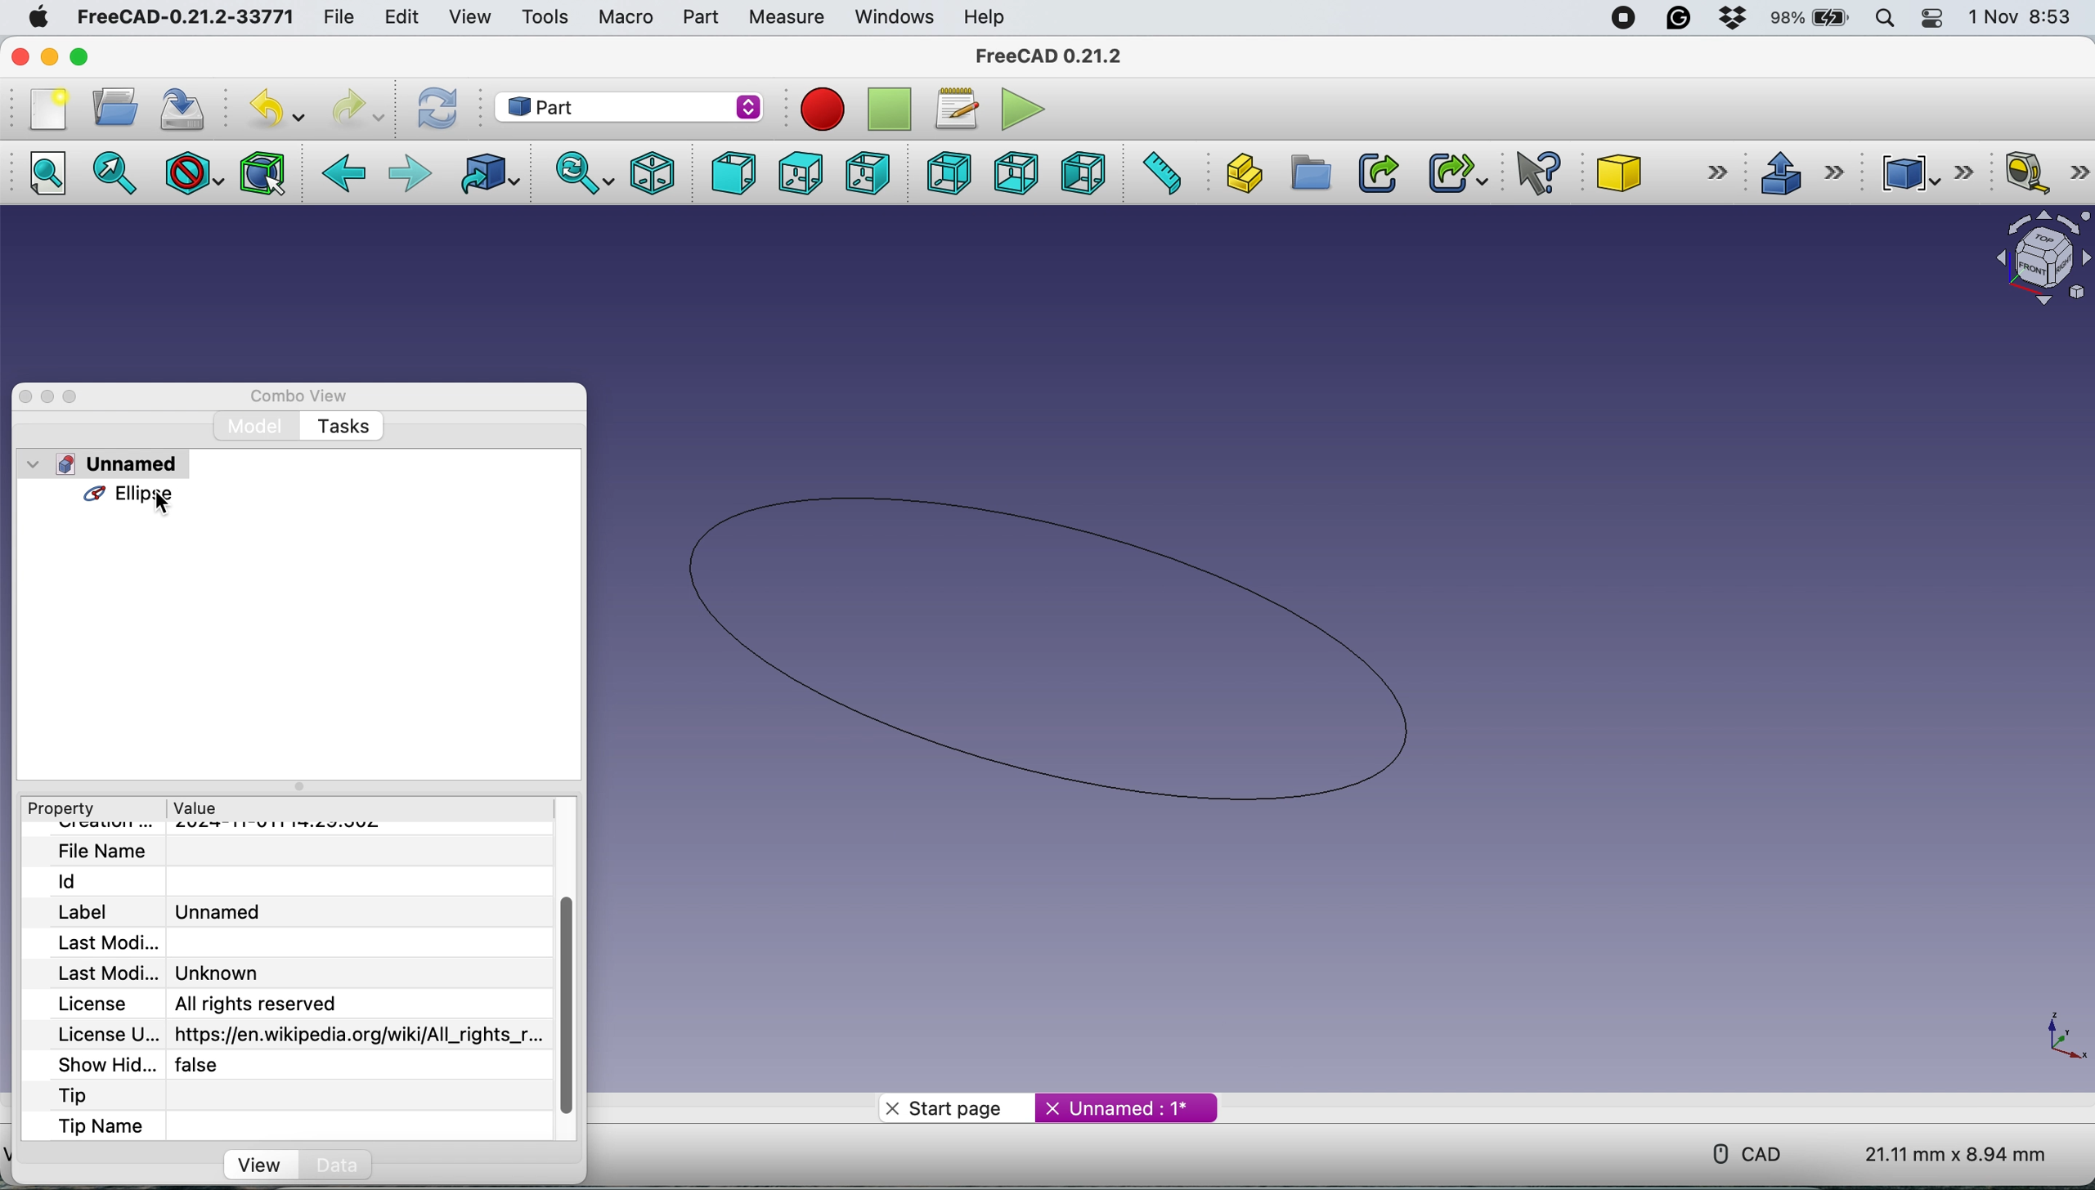 This screenshot has width=2095, height=1190. I want to click on redo, so click(361, 107).